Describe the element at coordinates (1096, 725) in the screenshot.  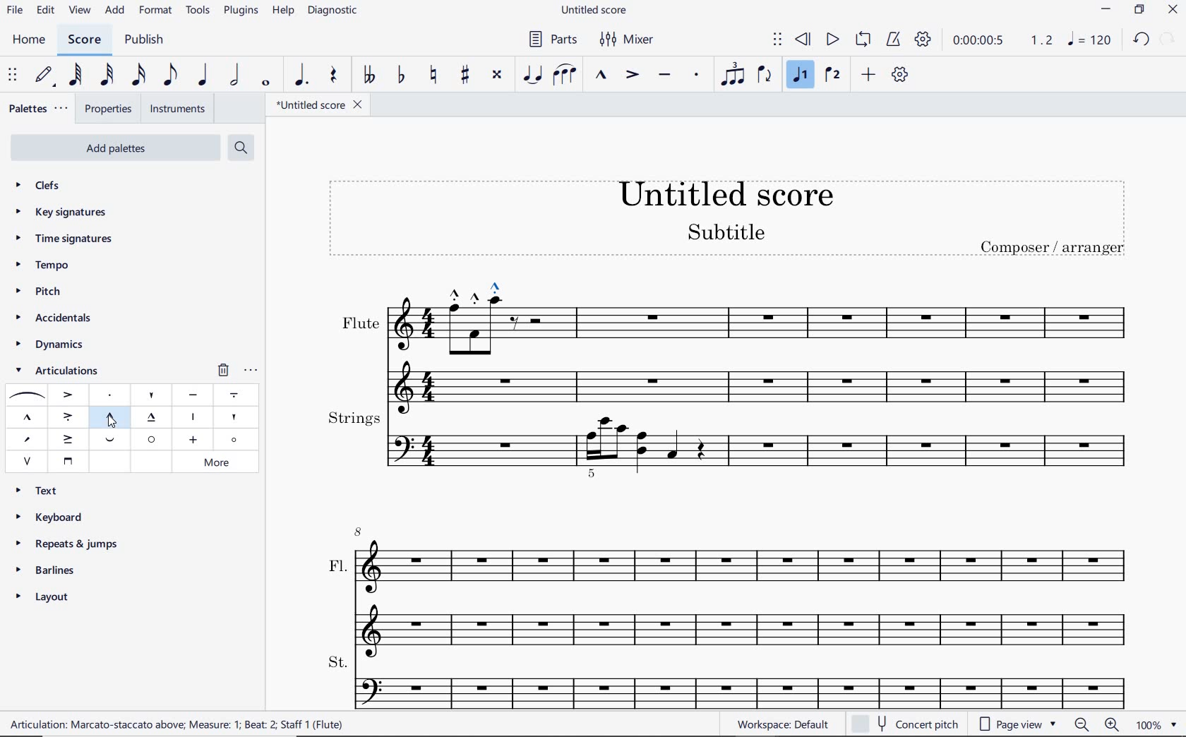
I see `zoom out or zoom in` at that location.